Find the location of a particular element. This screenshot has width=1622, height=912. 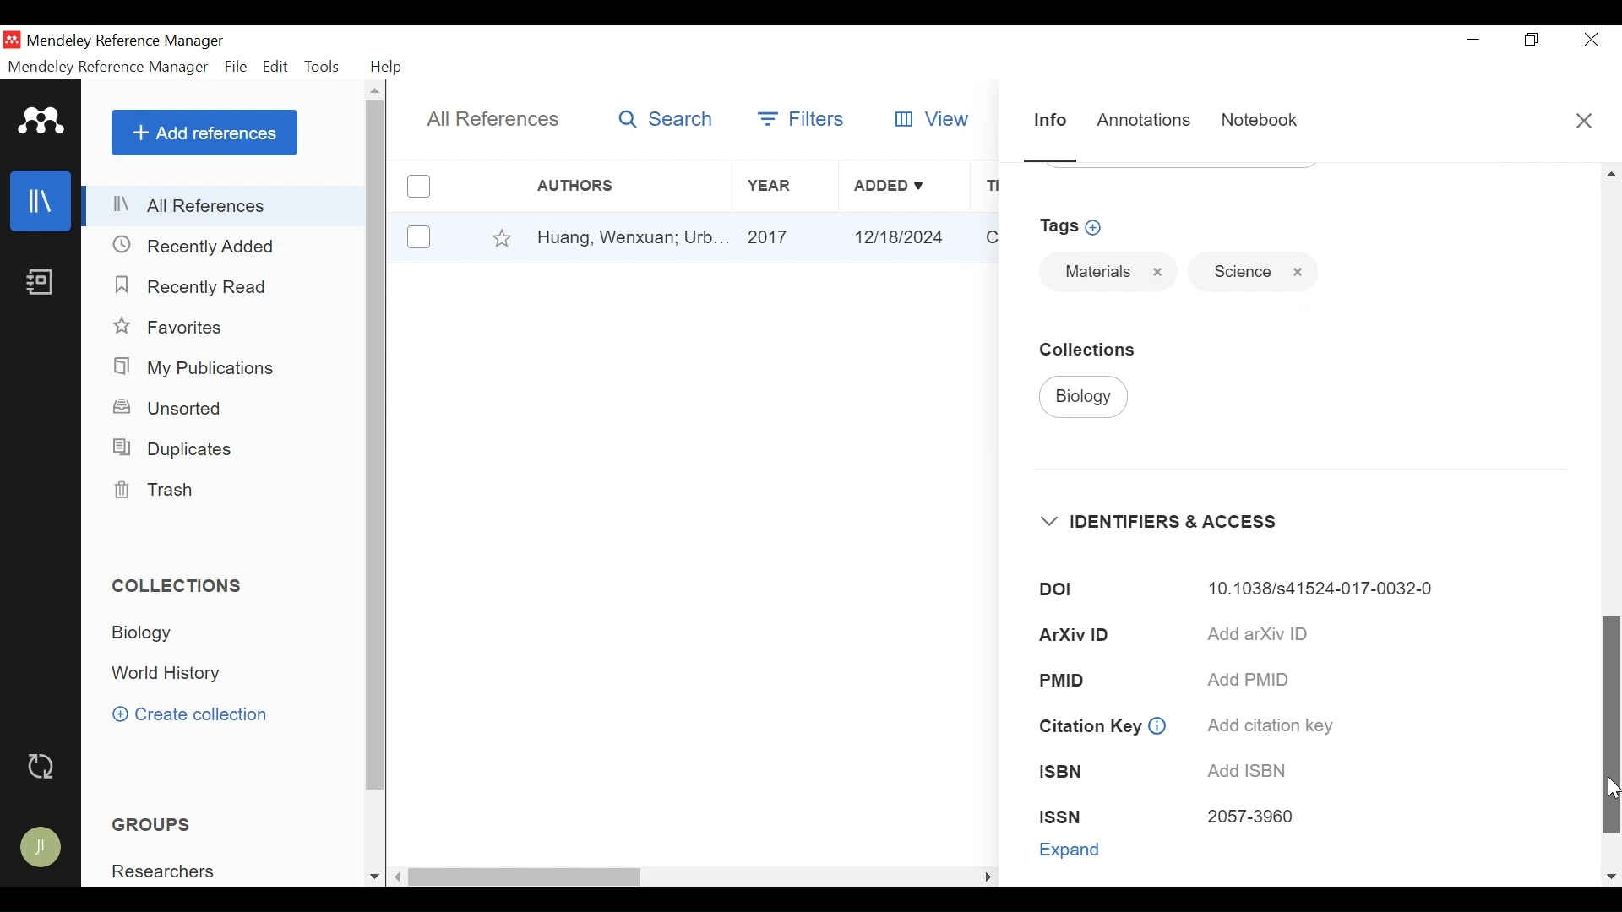

Trash is located at coordinates (163, 490).